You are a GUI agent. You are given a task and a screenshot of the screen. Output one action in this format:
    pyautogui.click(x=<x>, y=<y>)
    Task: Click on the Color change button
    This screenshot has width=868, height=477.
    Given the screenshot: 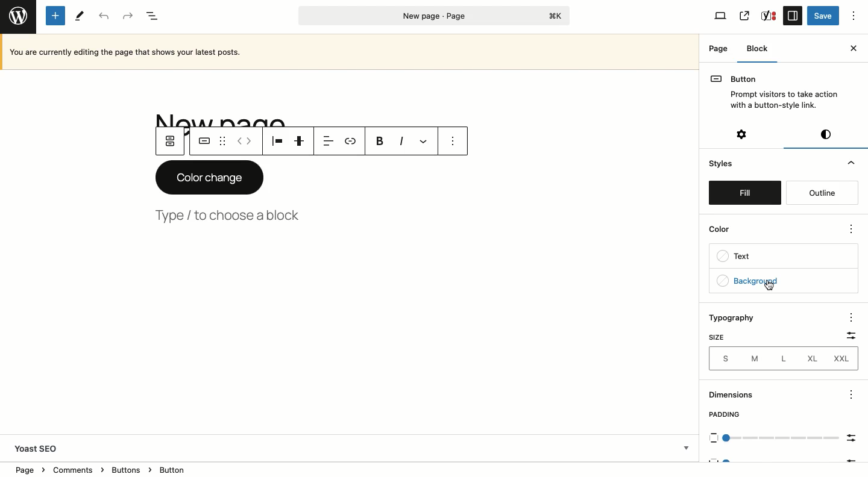 What is the action you would take?
    pyautogui.click(x=209, y=178)
    